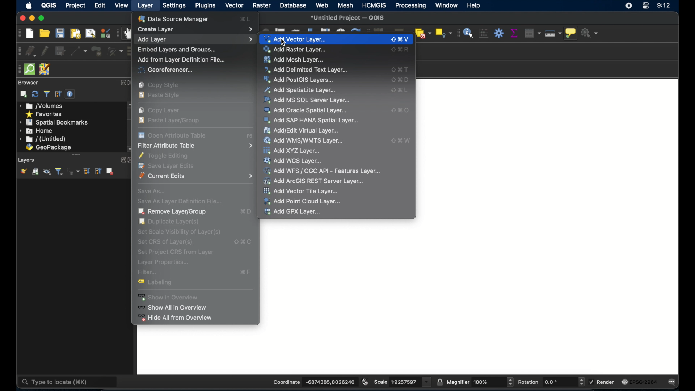 The height and width of the screenshot is (391, 695). I want to click on coordinate, so click(309, 380).